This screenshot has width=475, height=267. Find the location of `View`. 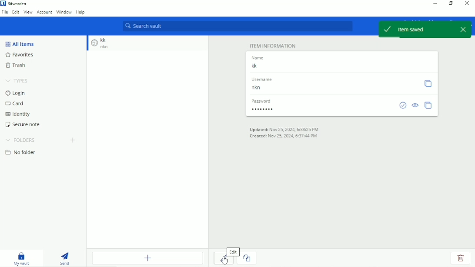

View is located at coordinates (28, 12).